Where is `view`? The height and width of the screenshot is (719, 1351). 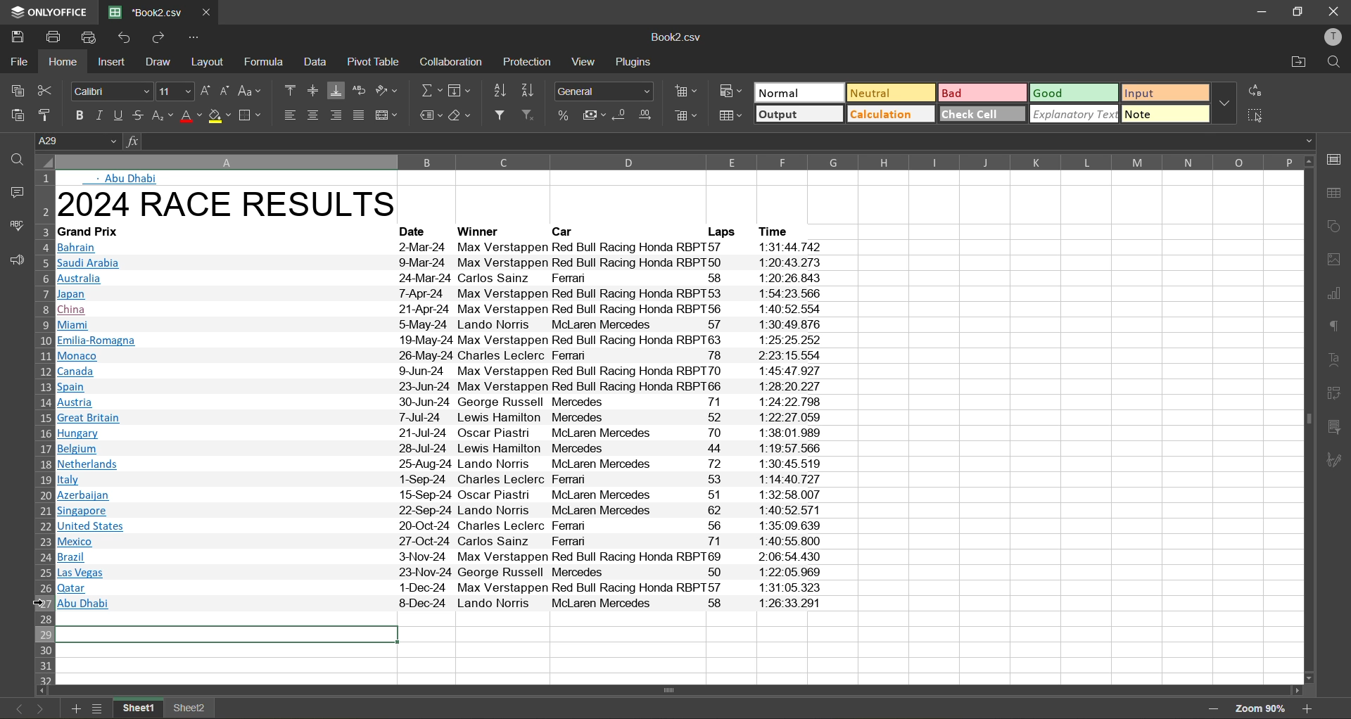
view is located at coordinates (583, 63).